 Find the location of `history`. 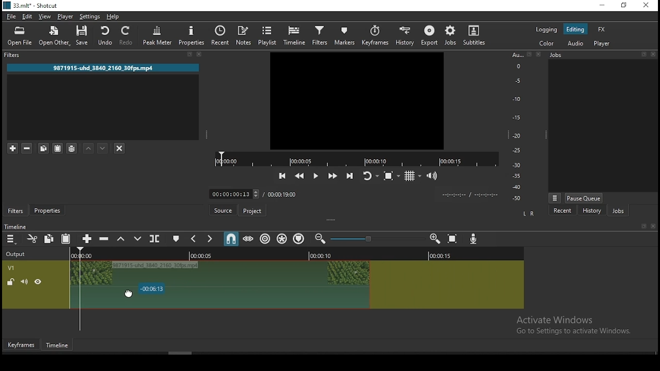

history is located at coordinates (404, 36).